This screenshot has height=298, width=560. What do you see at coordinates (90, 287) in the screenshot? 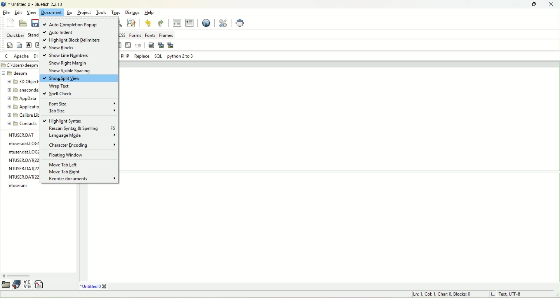
I see `document tab` at bounding box center [90, 287].